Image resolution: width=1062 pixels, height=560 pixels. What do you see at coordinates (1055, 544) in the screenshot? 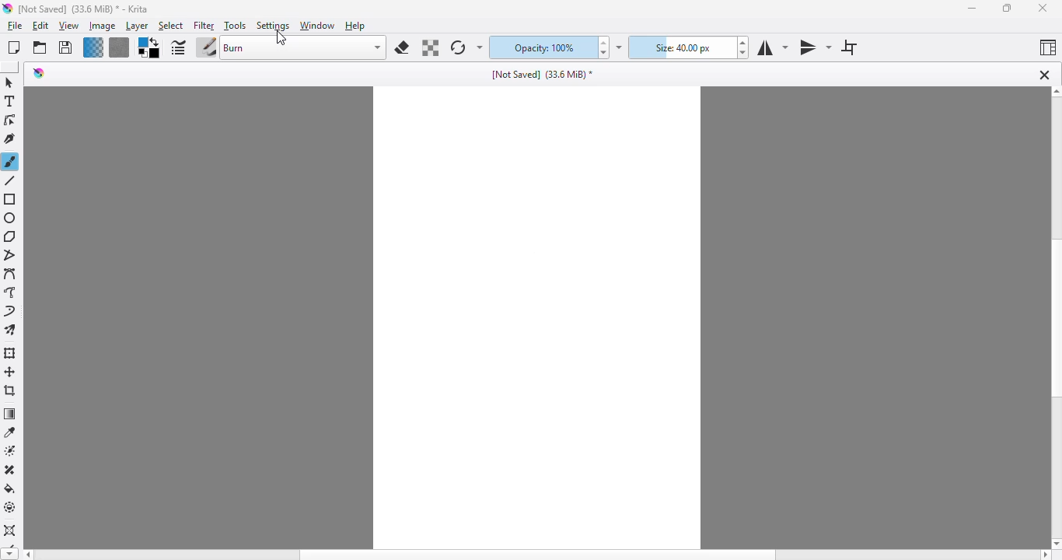
I see `scroll down` at bounding box center [1055, 544].